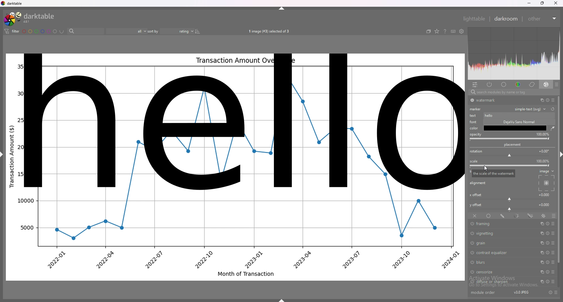  What do you see at coordinates (40, 31) in the screenshot?
I see `color labels` at bounding box center [40, 31].